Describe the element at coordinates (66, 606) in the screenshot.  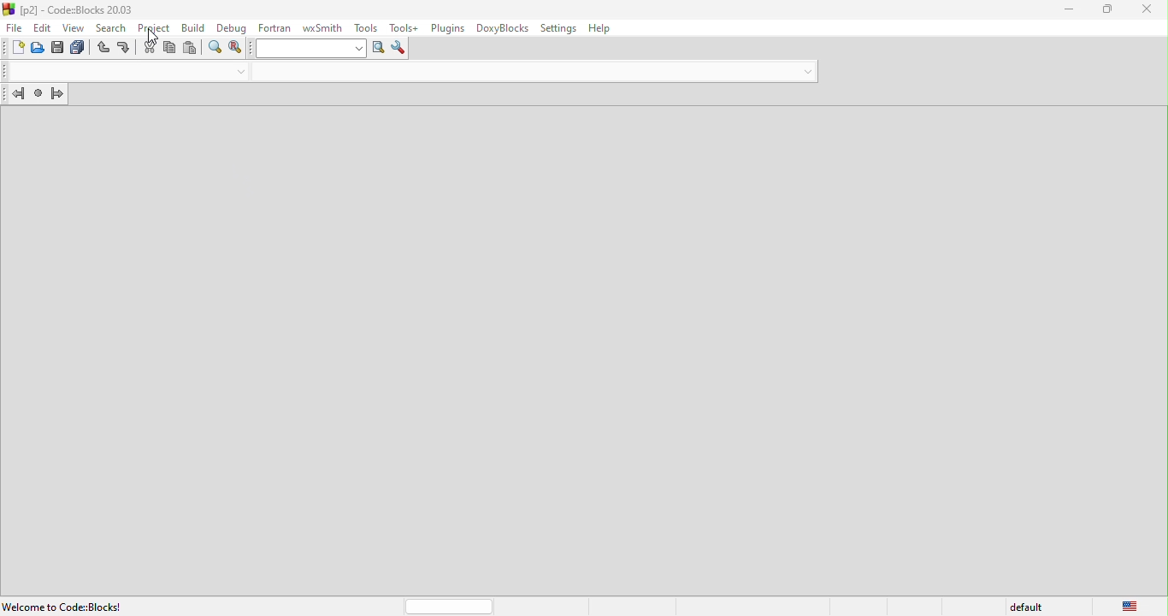
I see `welcome to code blocks` at that location.